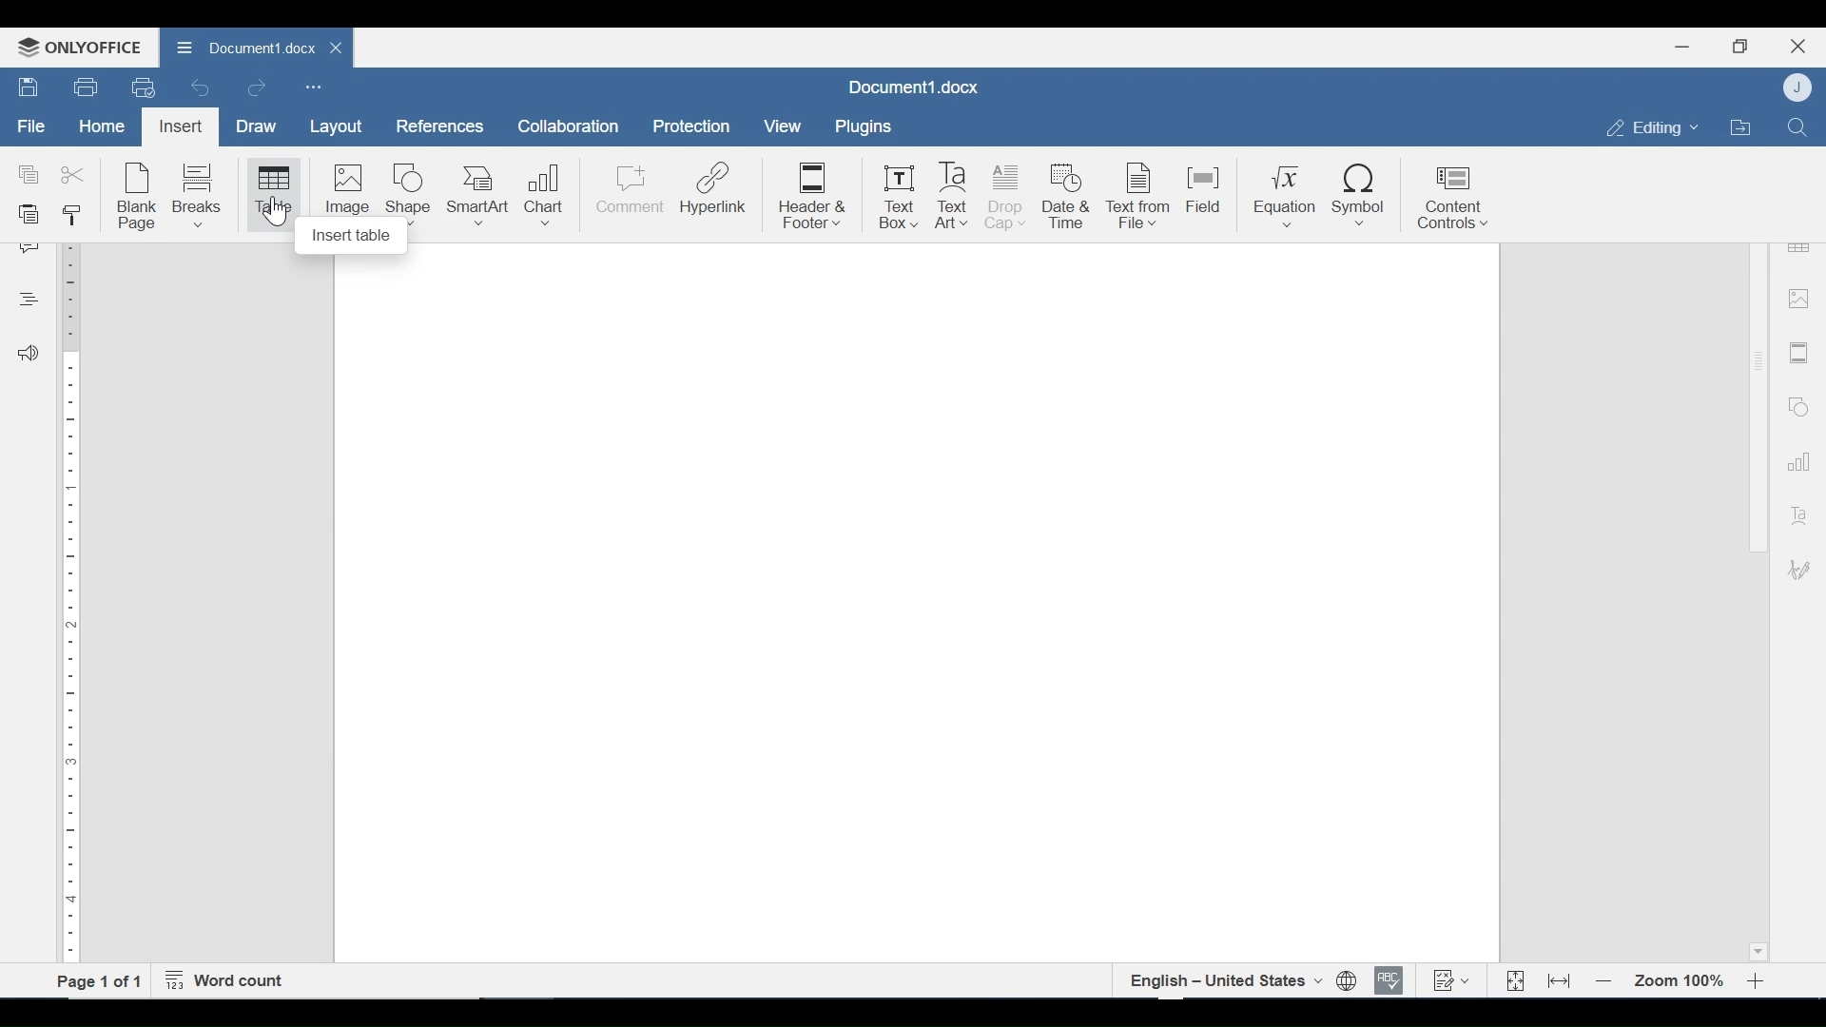 The image size is (1826, 1027). Describe the element at coordinates (100, 980) in the screenshot. I see `Page 1 of 1` at that location.